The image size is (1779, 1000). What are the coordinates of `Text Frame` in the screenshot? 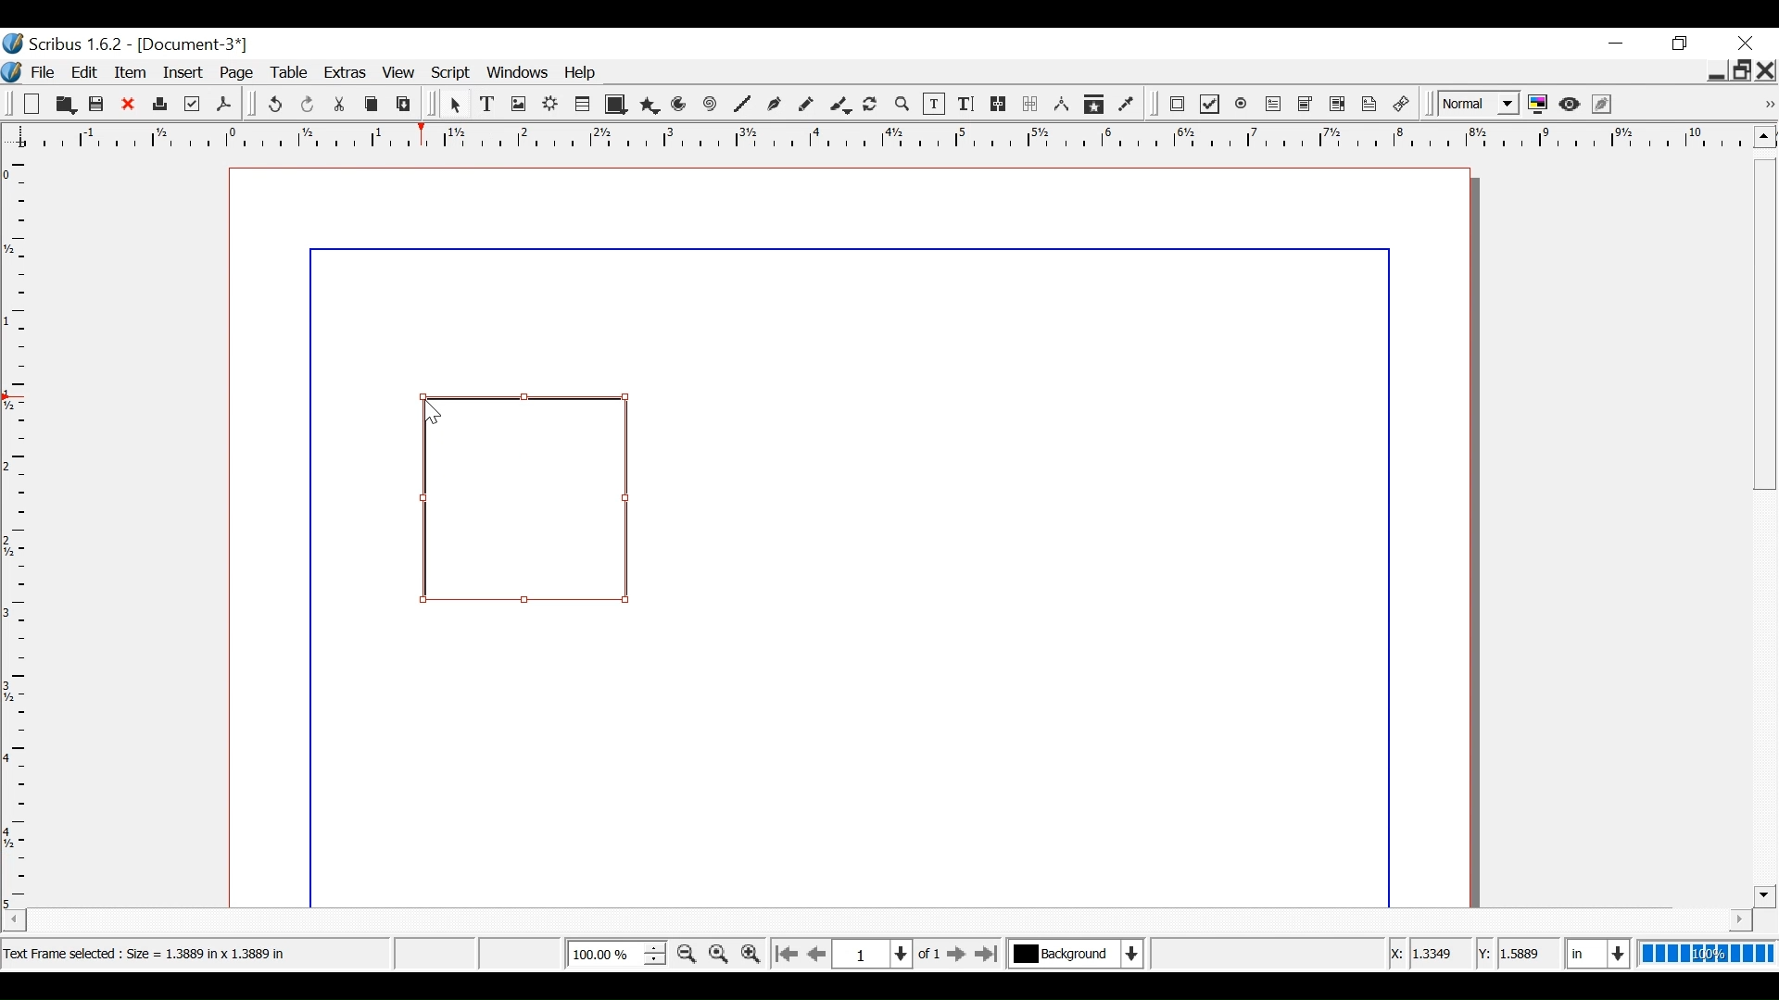 It's located at (487, 105).